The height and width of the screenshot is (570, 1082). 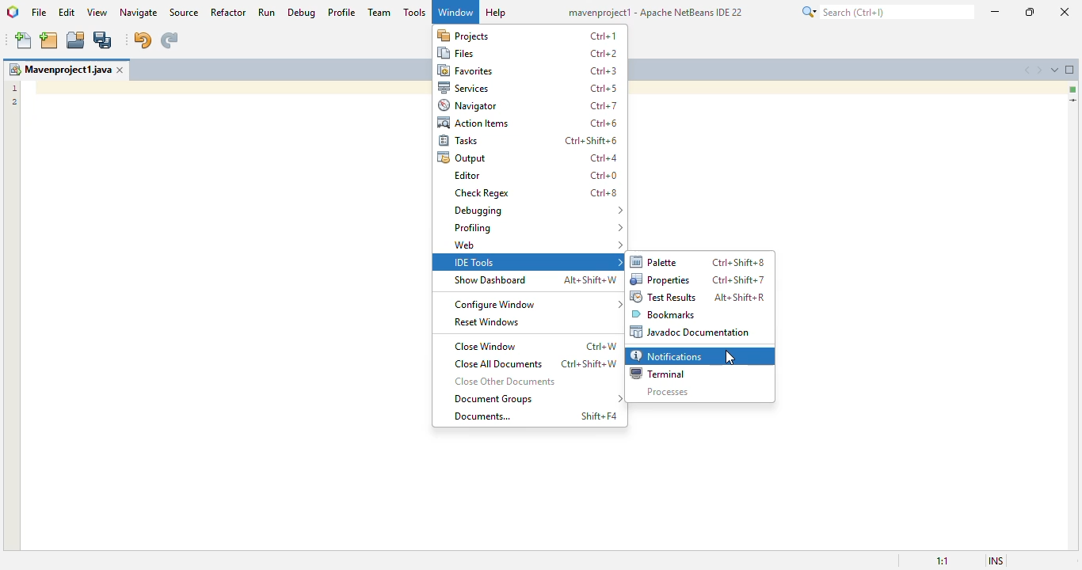 What do you see at coordinates (539, 227) in the screenshot?
I see `profiling` at bounding box center [539, 227].